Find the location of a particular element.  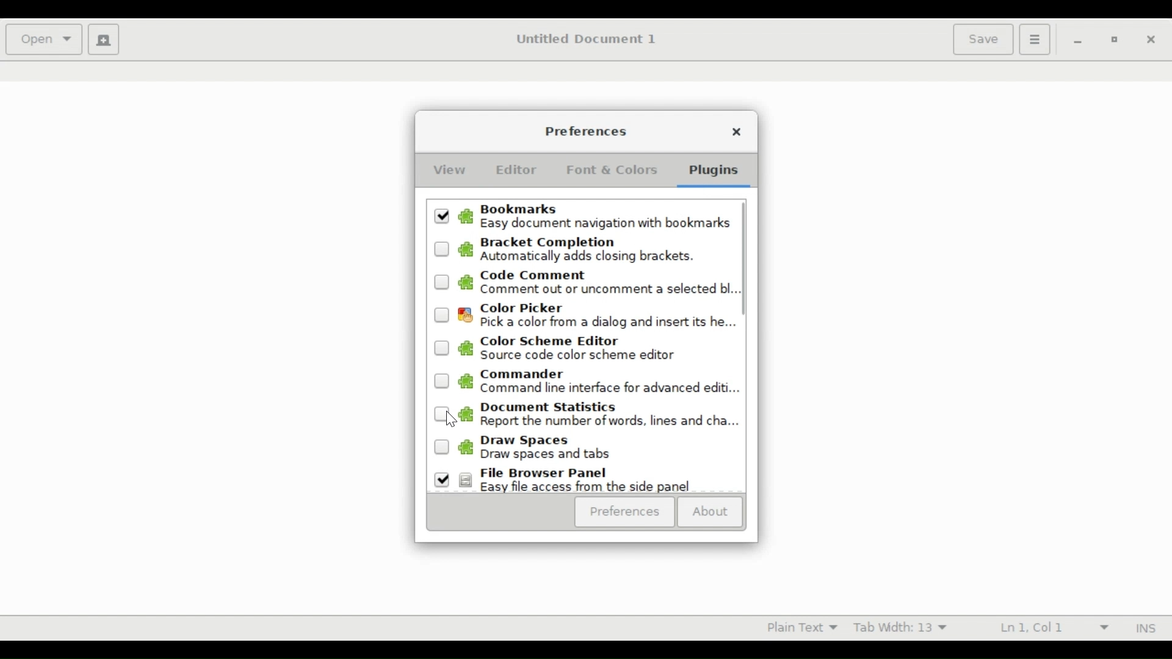

Plain Text is located at coordinates (797, 627).